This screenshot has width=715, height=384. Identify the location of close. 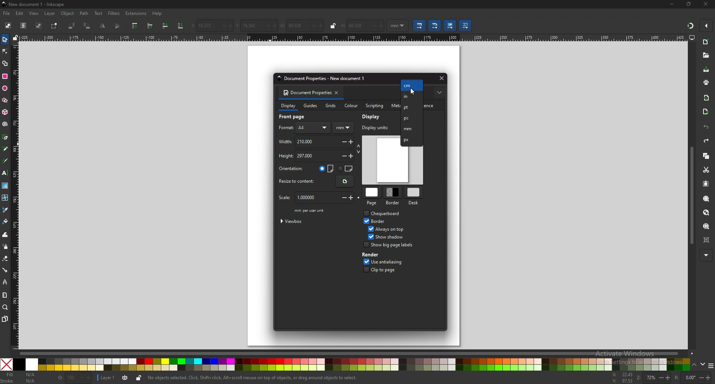
(705, 4).